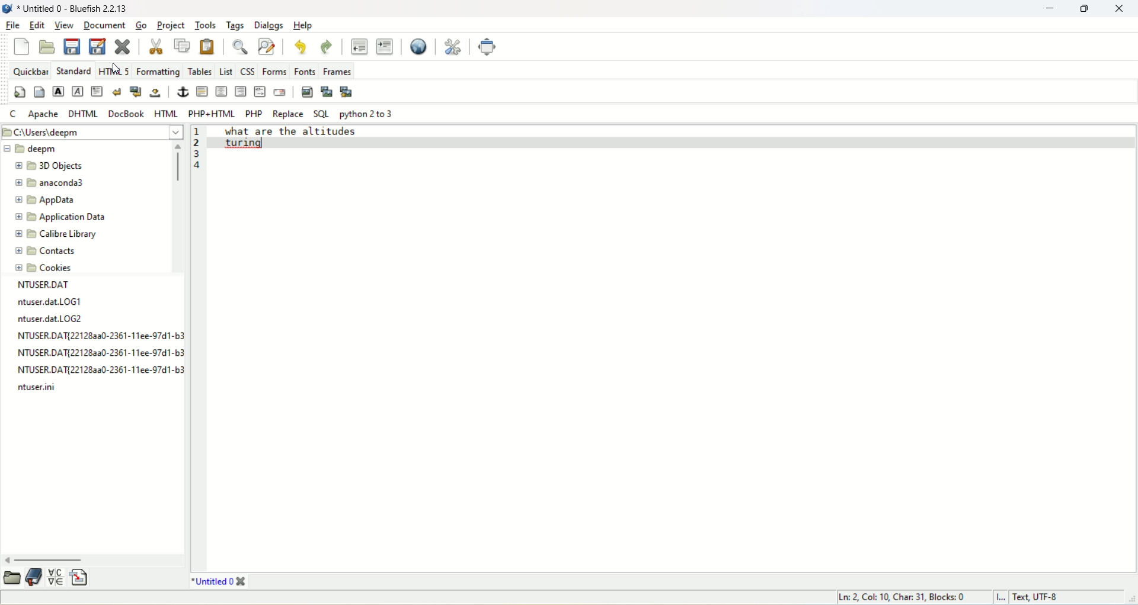 The image size is (1138, 605). Describe the element at coordinates (1002, 598) in the screenshot. I see `I` at that location.